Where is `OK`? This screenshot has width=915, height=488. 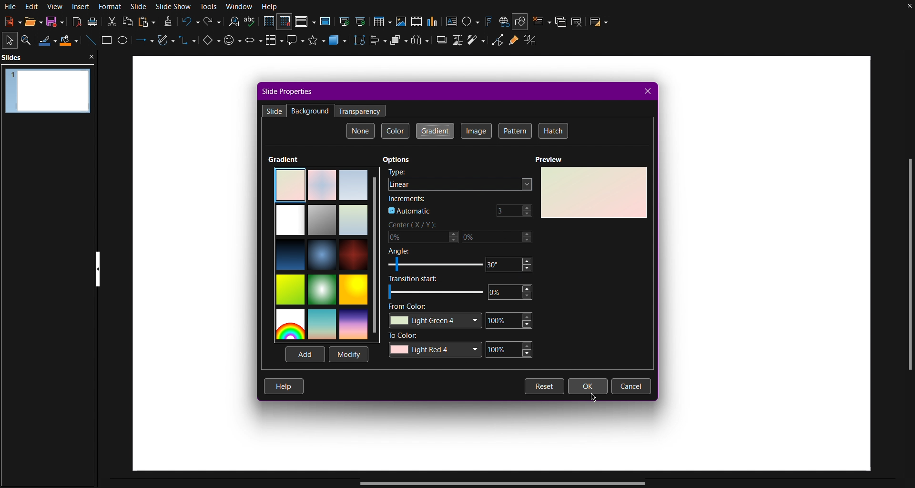
OK is located at coordinates (588, 386).